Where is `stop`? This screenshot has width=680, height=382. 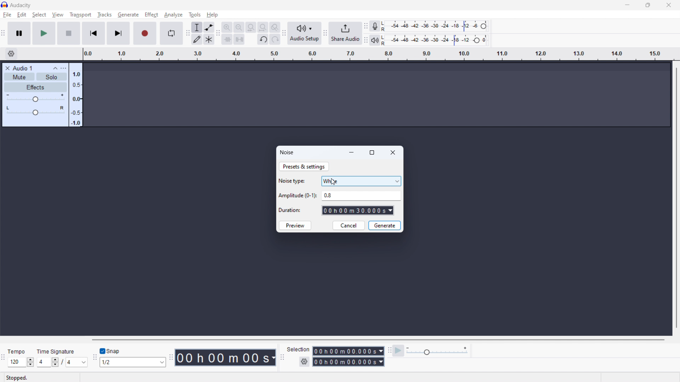
stop is located at coordinates (69, 34).